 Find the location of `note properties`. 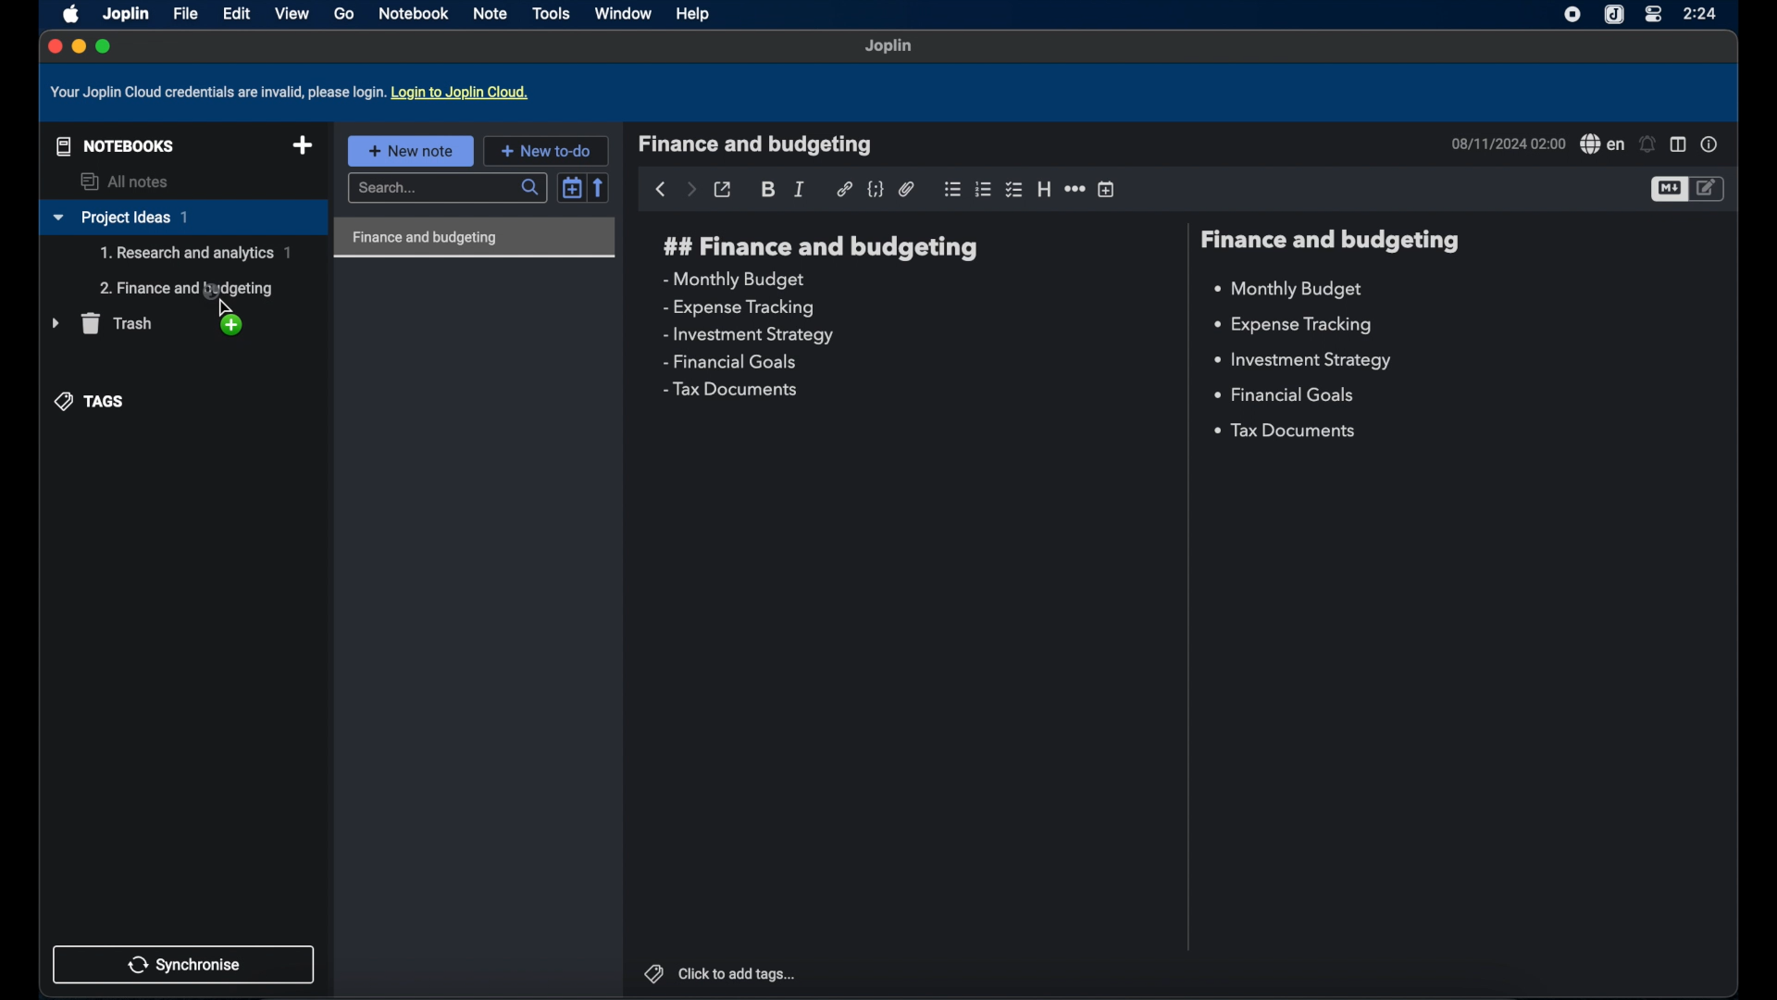

note properties is located at coordinates (1709, 144).